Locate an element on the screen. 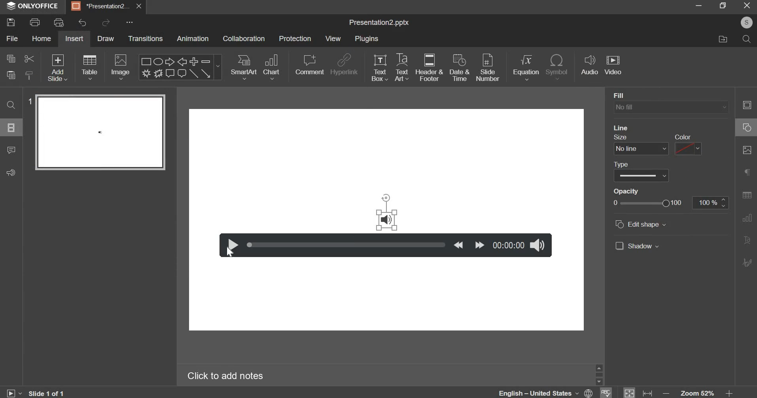  no fill is located at coordinates (671, 108).